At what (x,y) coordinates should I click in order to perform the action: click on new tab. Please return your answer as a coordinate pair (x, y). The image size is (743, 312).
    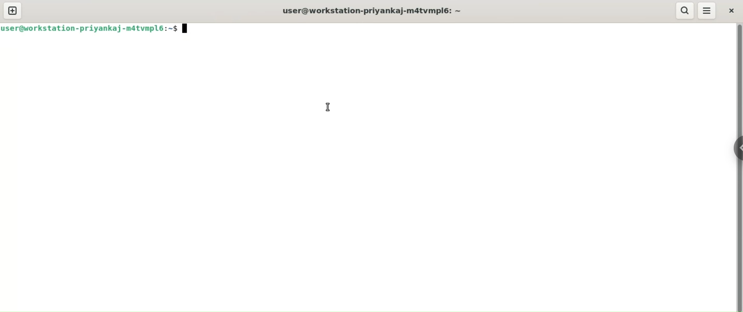
    Looking at the image, I should click on (12, 10).